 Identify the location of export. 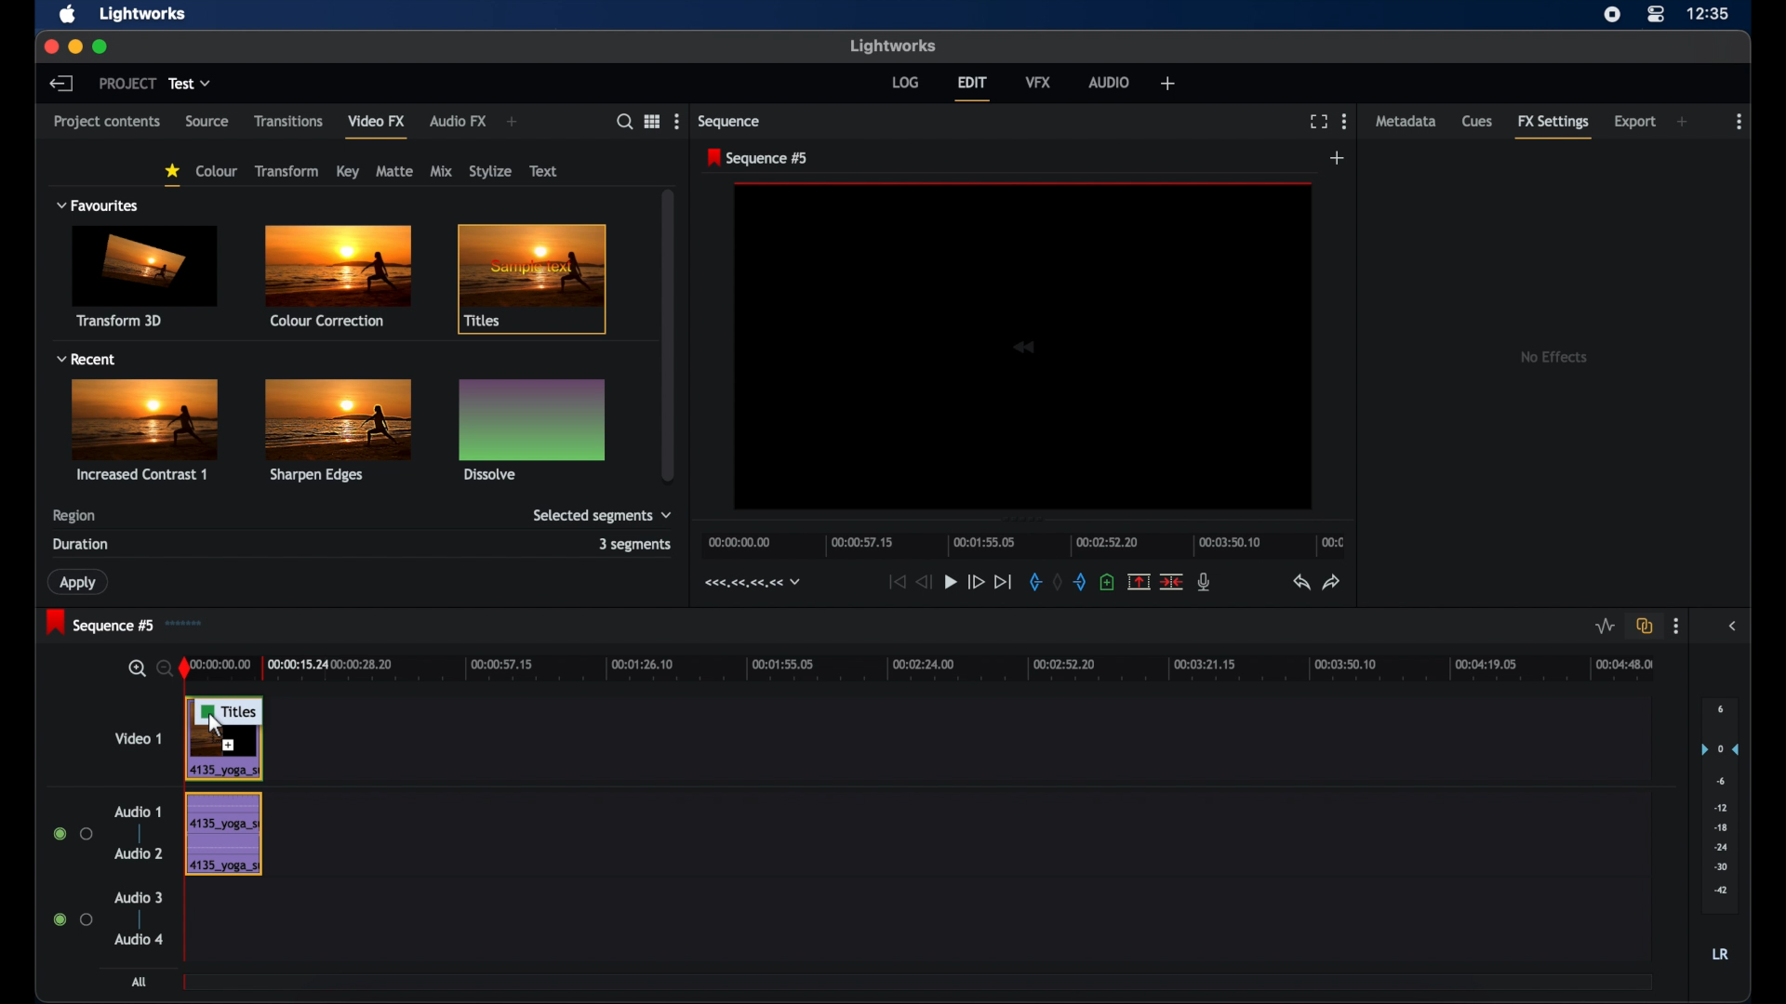
(1633, 122).